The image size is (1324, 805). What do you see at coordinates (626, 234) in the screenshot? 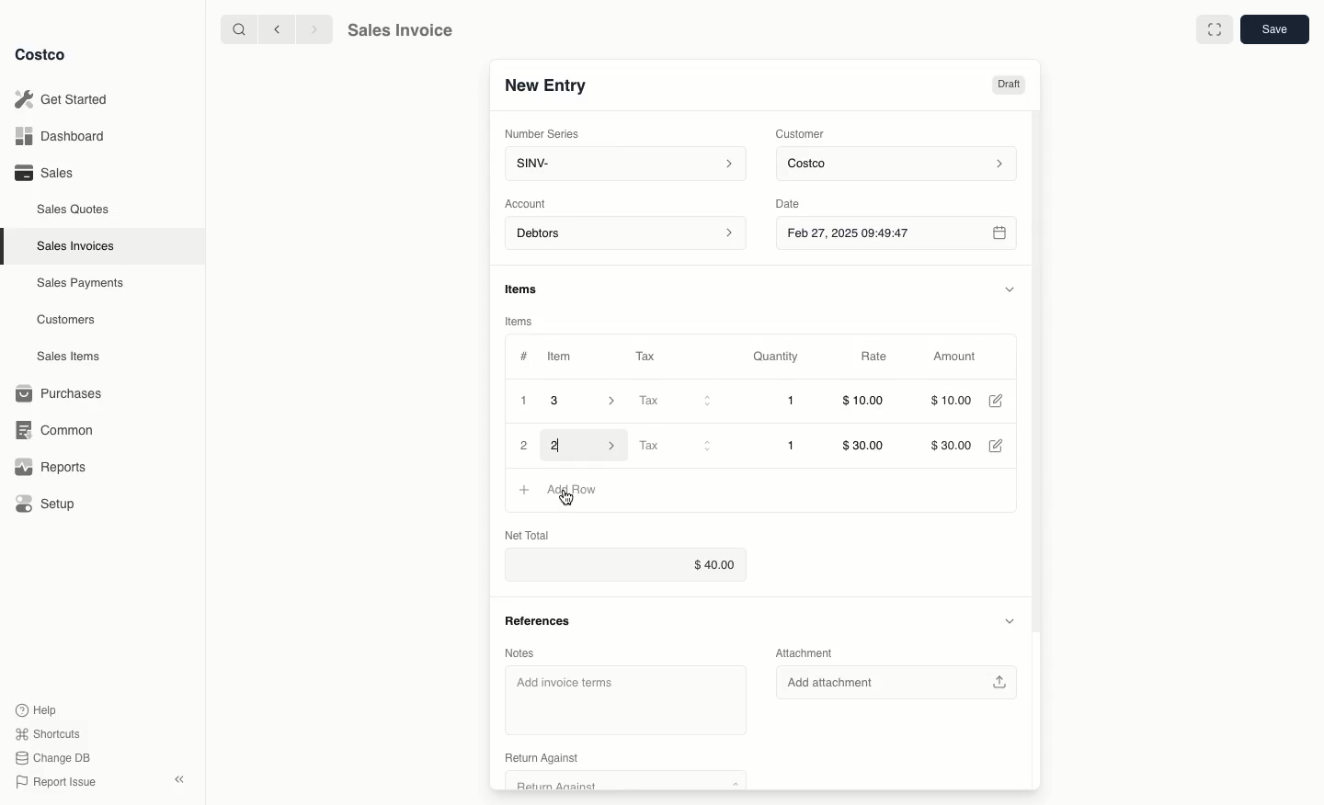
I see `Debtors` at bounding box center [626, 234].